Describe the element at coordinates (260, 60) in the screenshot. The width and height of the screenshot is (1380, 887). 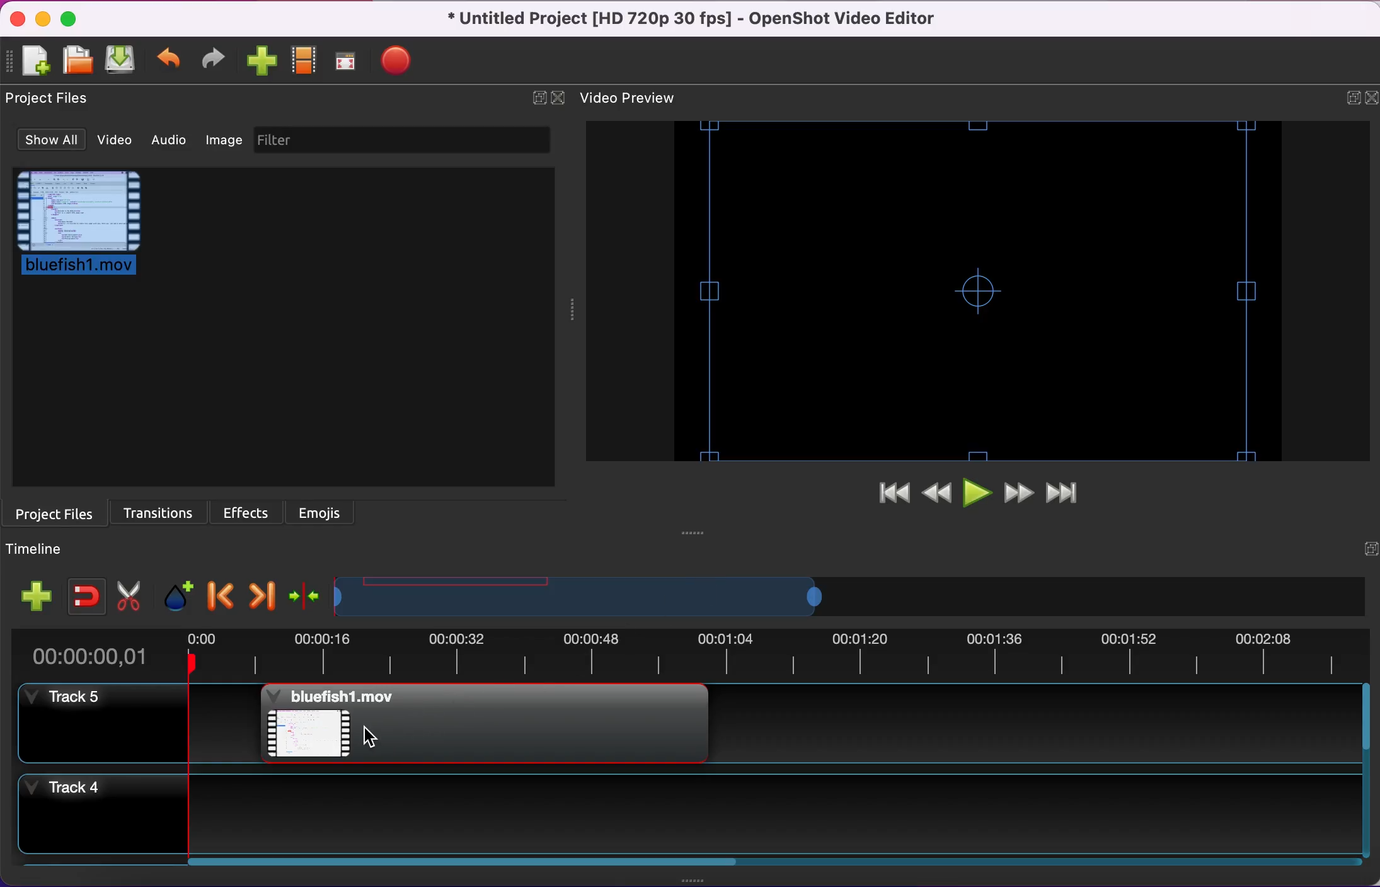
I see `import files` at that location.